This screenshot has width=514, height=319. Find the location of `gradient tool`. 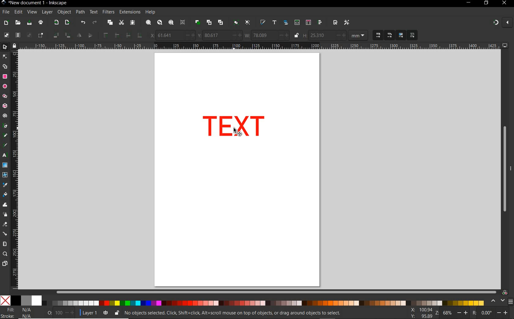

gradient tool is located at coordinates (5, 165).